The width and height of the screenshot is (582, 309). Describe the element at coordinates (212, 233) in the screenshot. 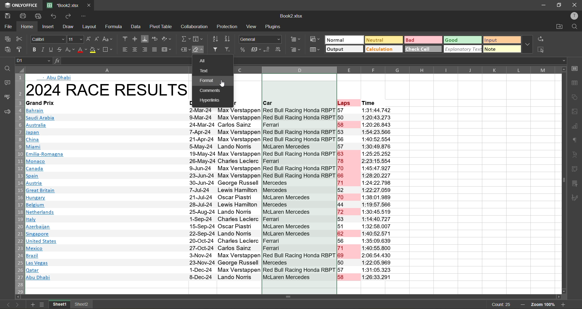

I see `Msingapore 22-Sep-24 Lando Norris ~~ McLaren Mercedes 62 1:40:52 571` at that location.